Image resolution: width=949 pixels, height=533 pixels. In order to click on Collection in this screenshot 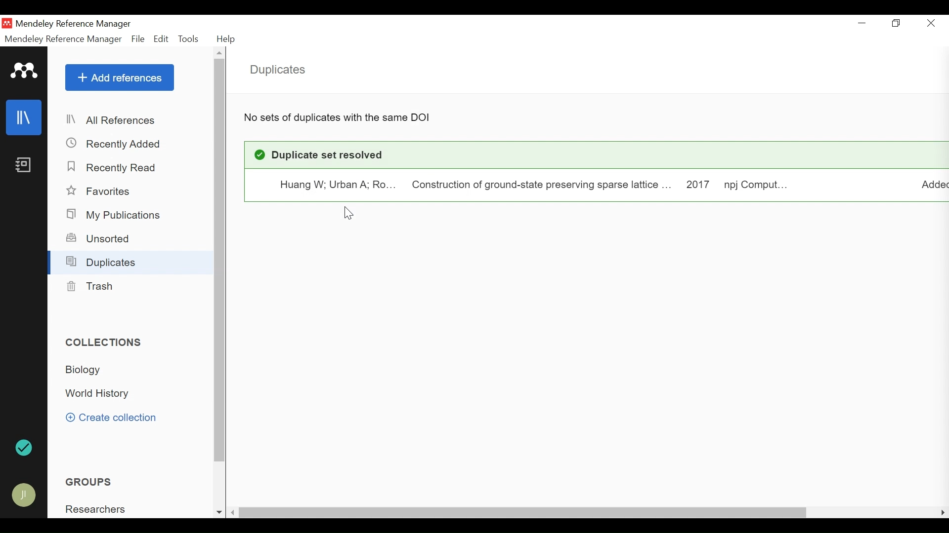, I will do `click(101, 394)`.